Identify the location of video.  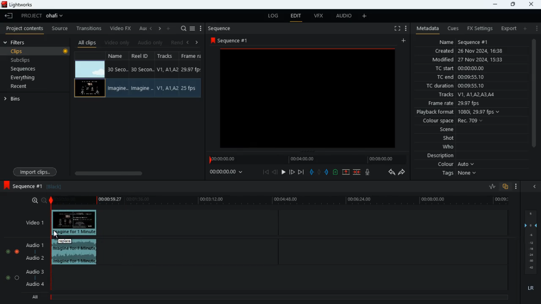
(90, 68).